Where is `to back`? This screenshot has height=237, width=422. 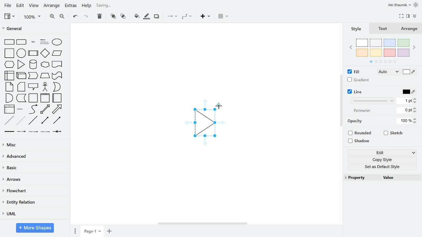 to back is located at coordinates (123, 16).